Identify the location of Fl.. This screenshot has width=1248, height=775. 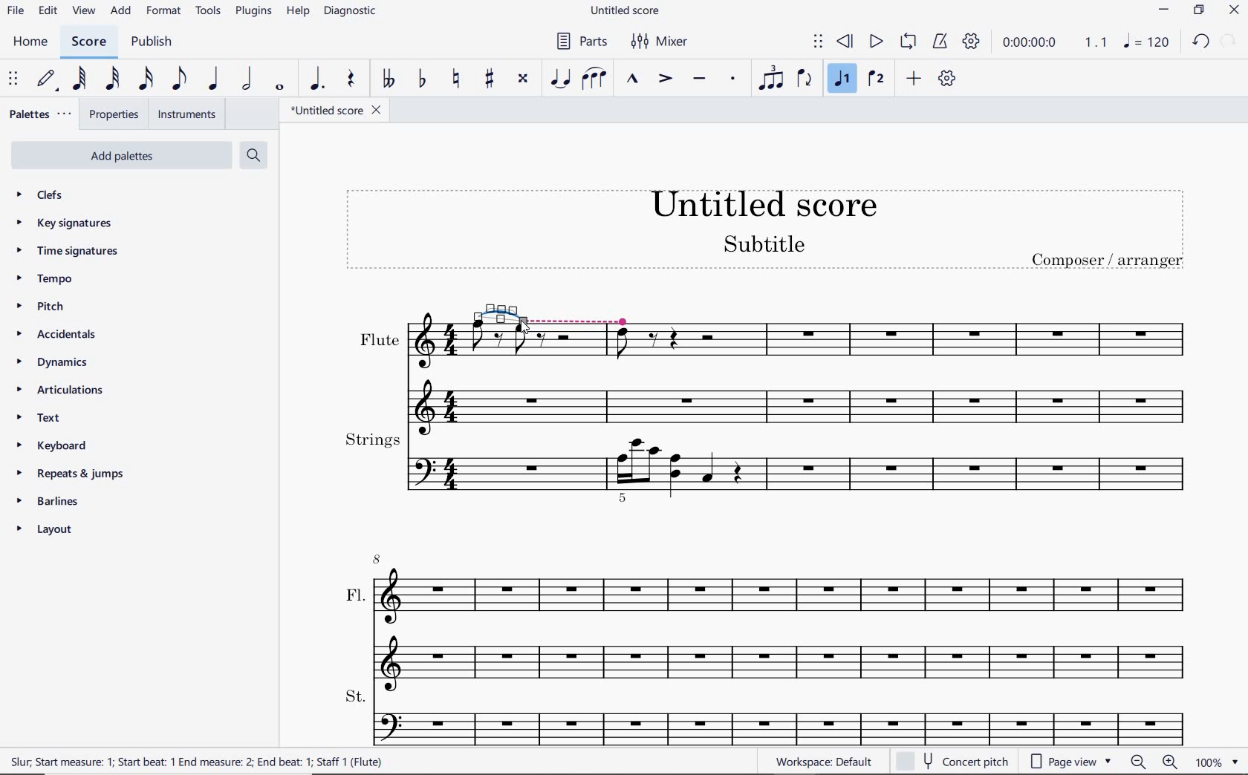
(770, 617).